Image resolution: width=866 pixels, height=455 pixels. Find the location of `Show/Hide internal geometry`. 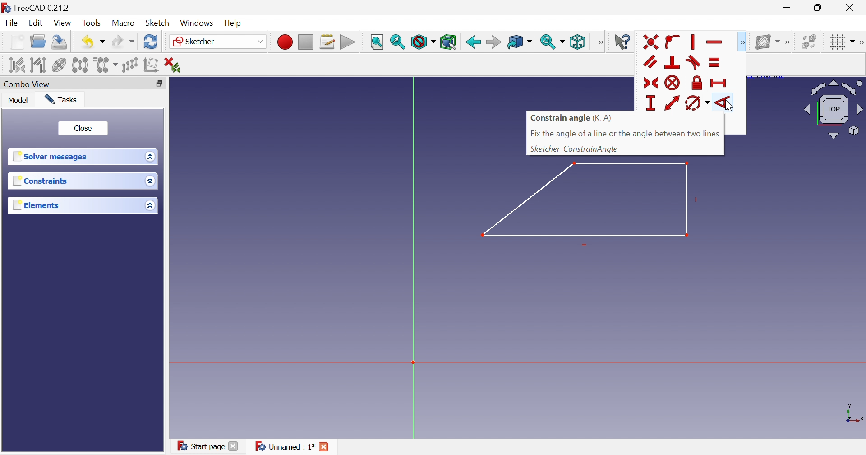

Show/Hide internal geometry is located at coordinates (59, 65).